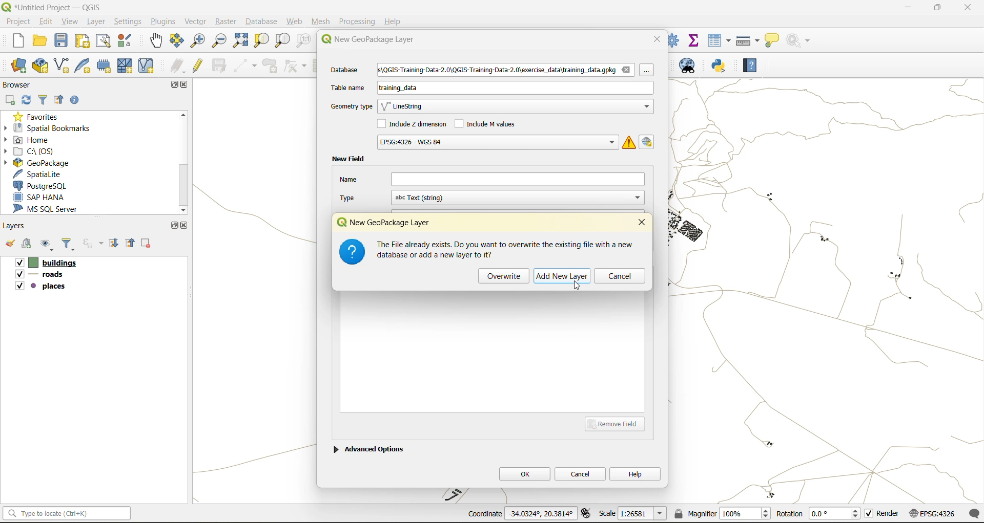 This screenshot has height=523, width=984. Describe the element at coordinates (497, 142) in the screenshot. I see `crs (EPSG: 4326-WGS 84)` at that location.